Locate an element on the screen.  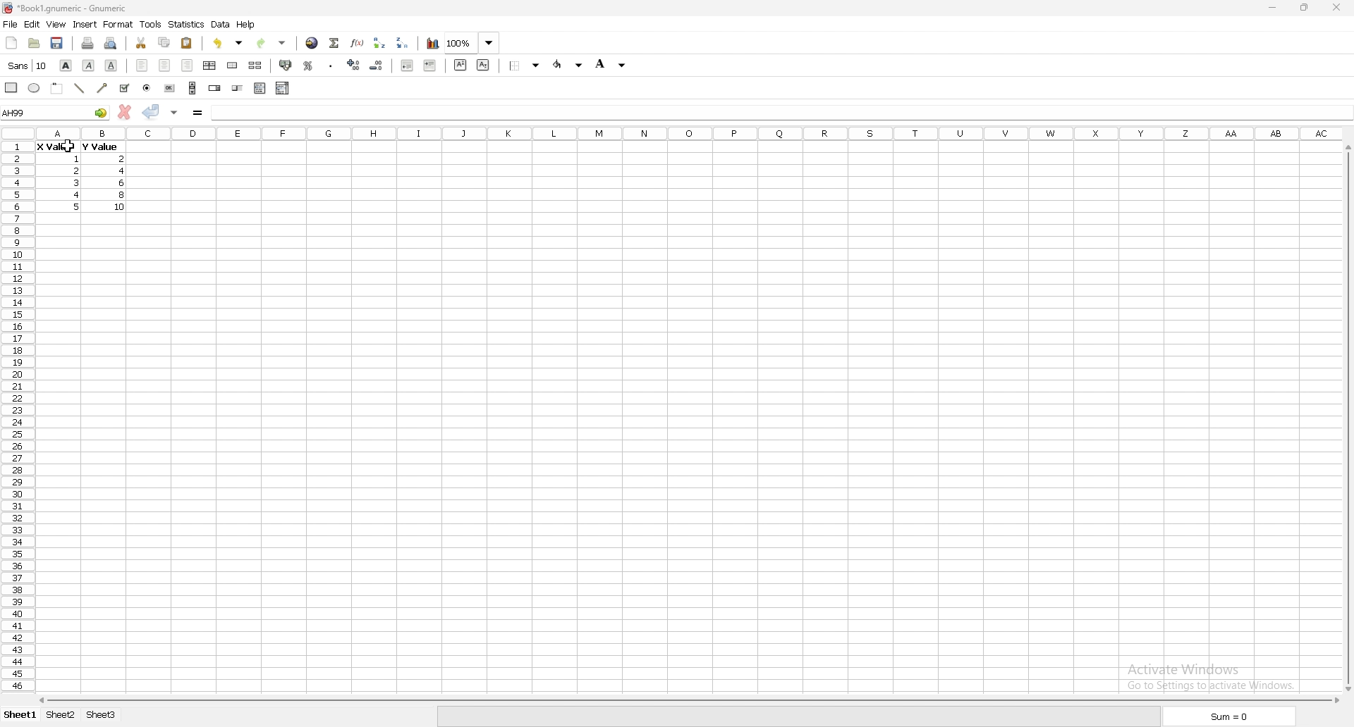
subscript is located at coordinates (484, 64).